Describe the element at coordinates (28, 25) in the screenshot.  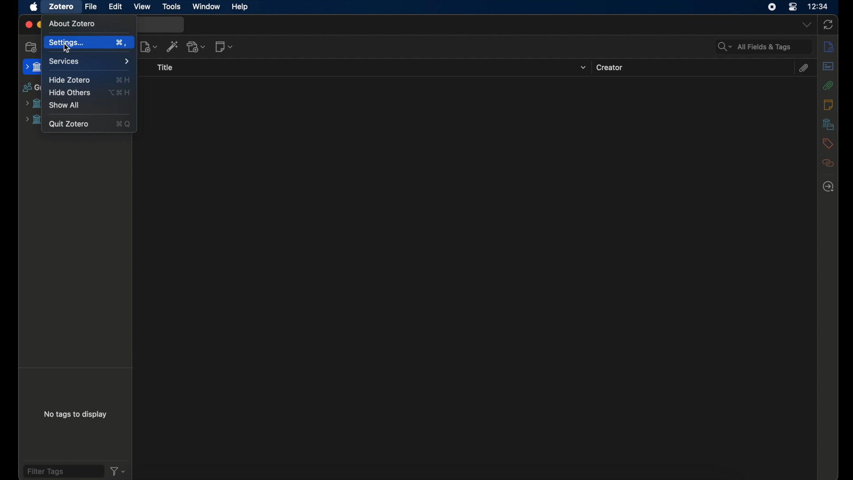
I see `close` at that location.